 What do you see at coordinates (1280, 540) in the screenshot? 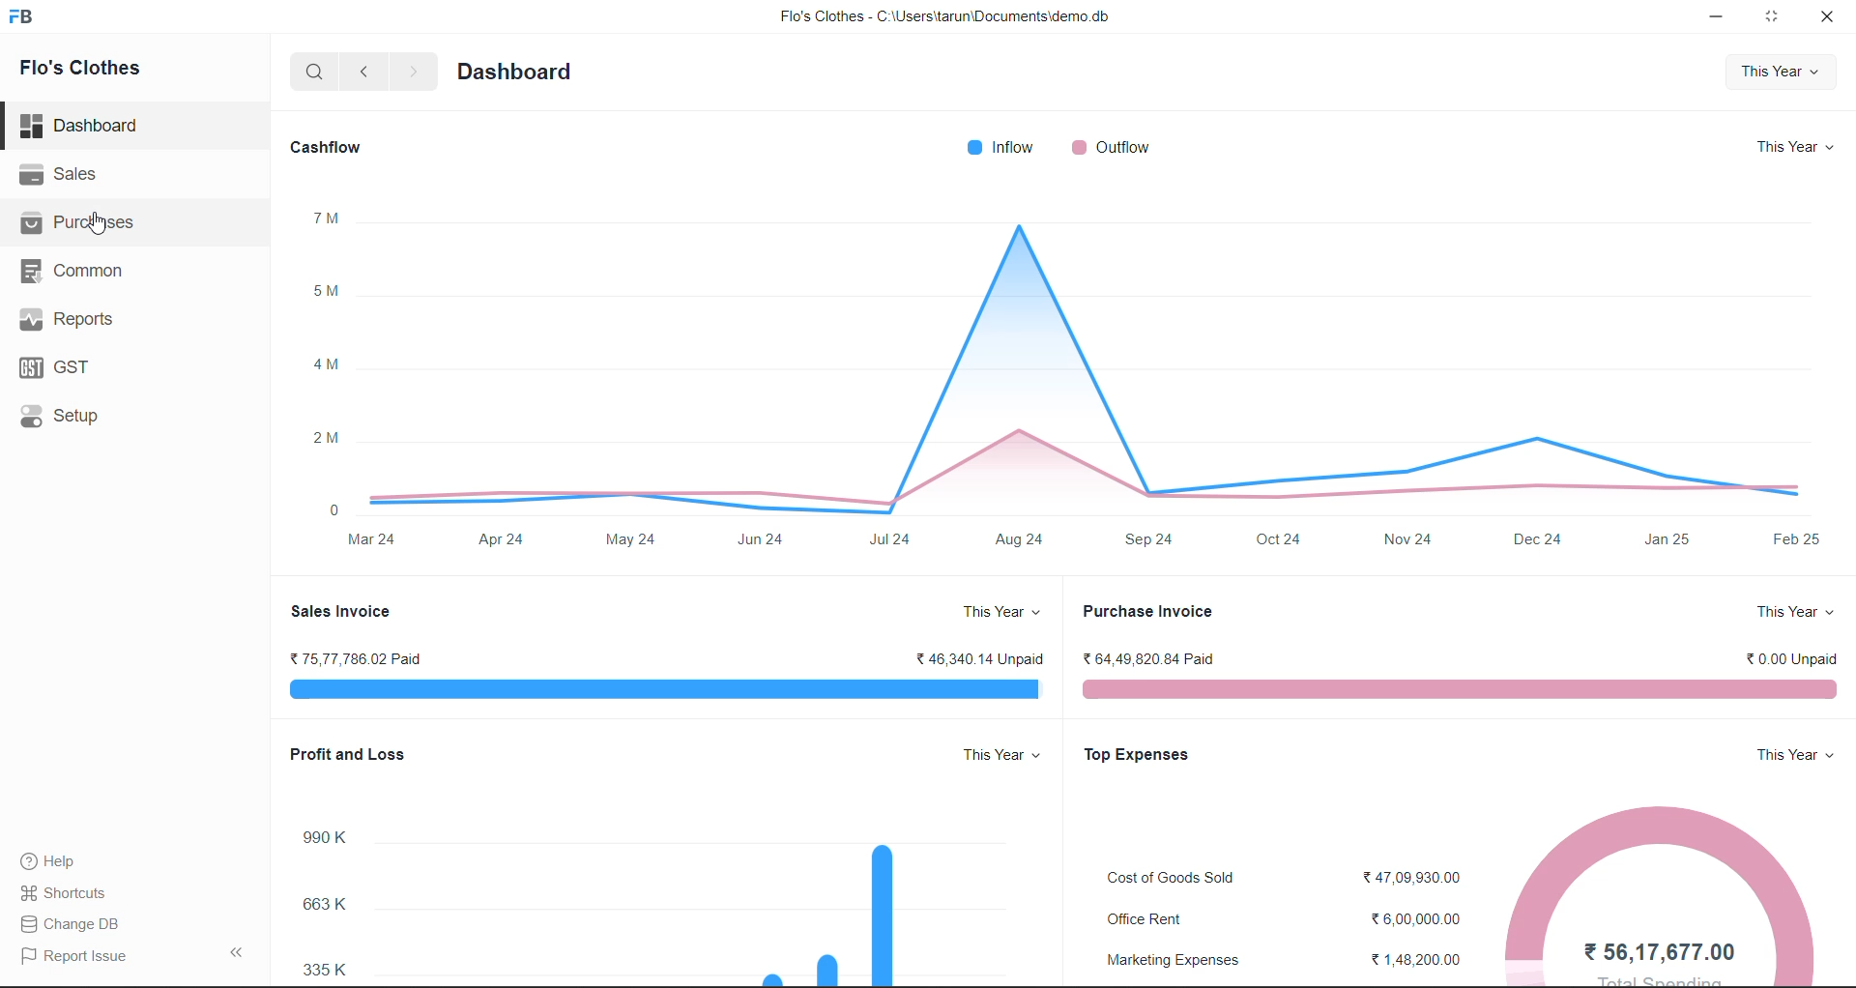
I see `Oct 24` at bounding box center [1280, 540].